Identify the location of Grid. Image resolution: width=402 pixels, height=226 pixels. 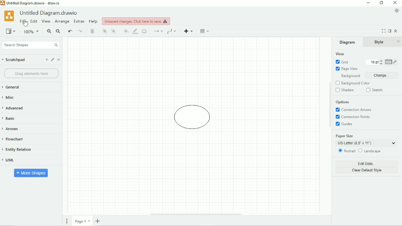
(342, 62).